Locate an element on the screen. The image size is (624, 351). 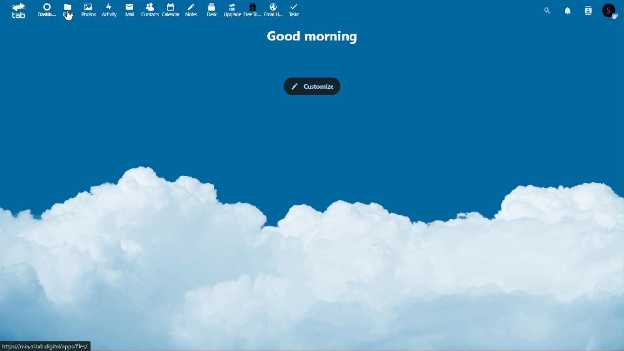
notes is located at coordinates (191, 10).